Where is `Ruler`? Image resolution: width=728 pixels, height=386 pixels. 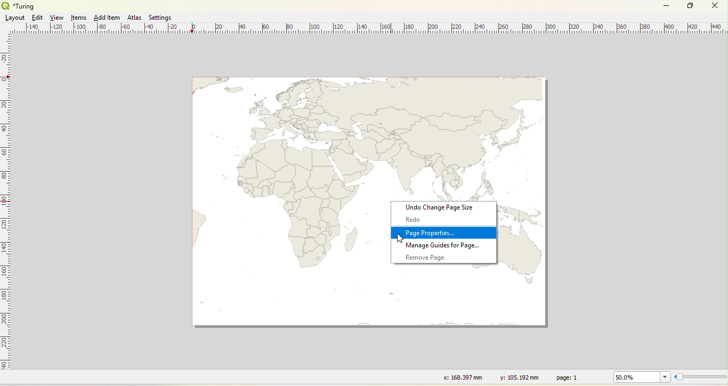 Ruler is located at coordinates (370, 29).